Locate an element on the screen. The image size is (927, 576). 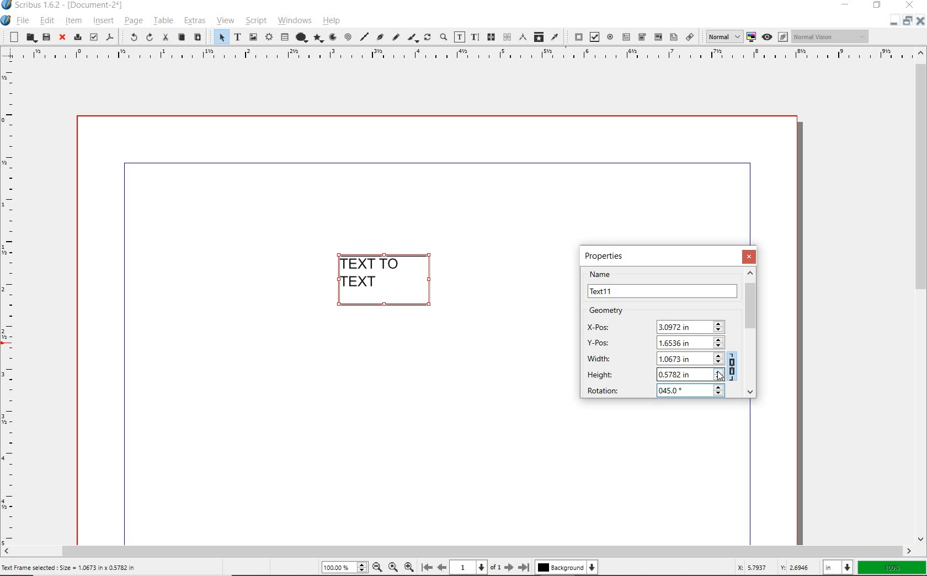
image frame is located at coordinates (254, 38).